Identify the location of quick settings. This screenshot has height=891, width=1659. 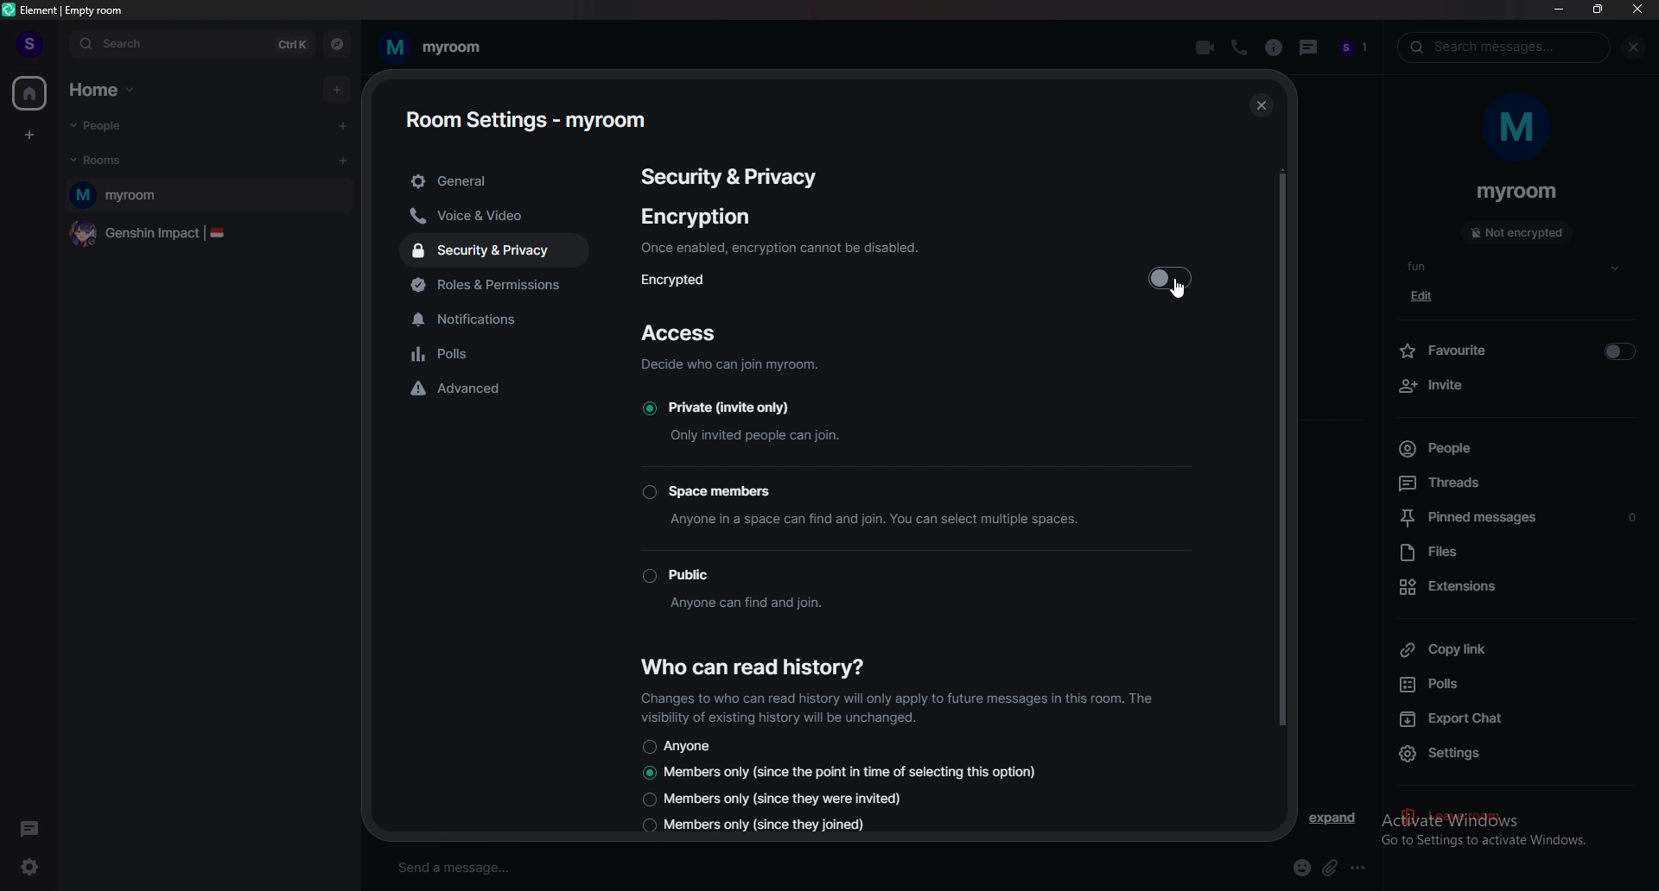
(30, 867).